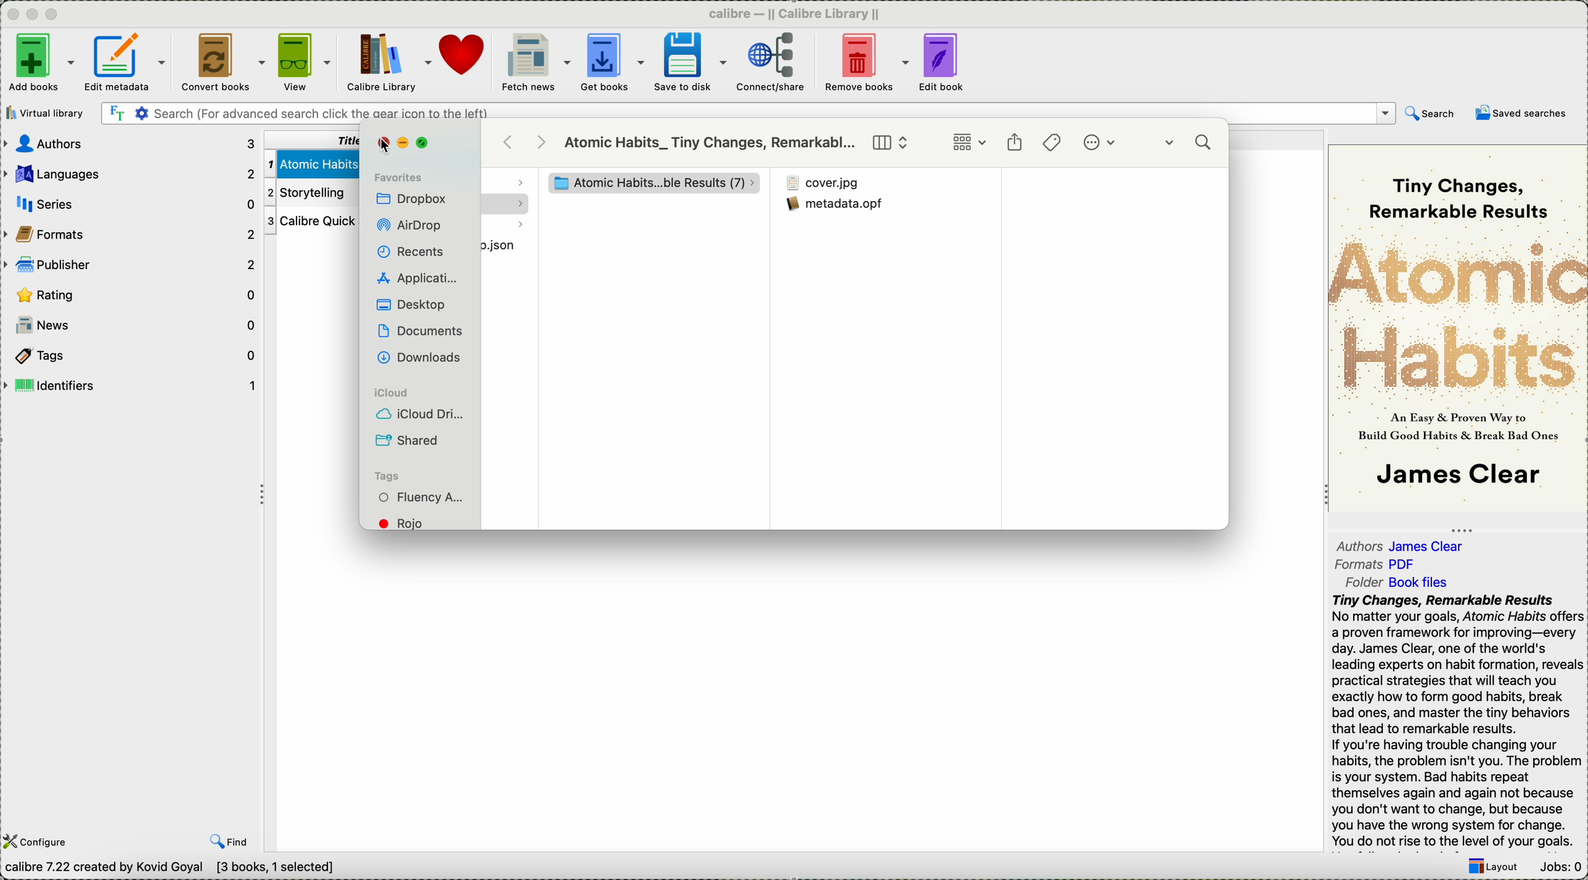  What do you see at coordinates (422, 499) in the screenshot?
I see `Fluency Academy tag` at bounding box center [422, 499].